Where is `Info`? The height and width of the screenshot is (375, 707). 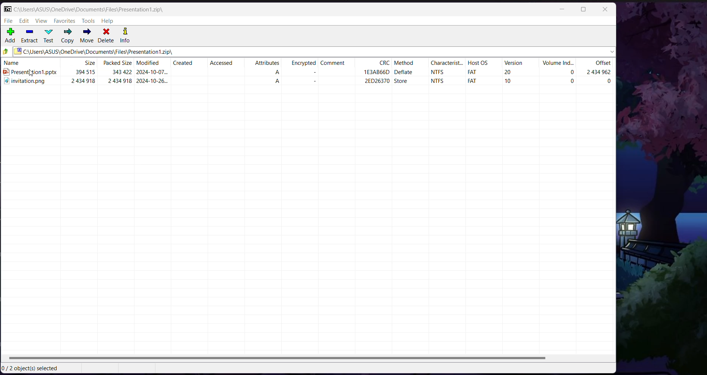 Info is located at coordinates (125, 36).